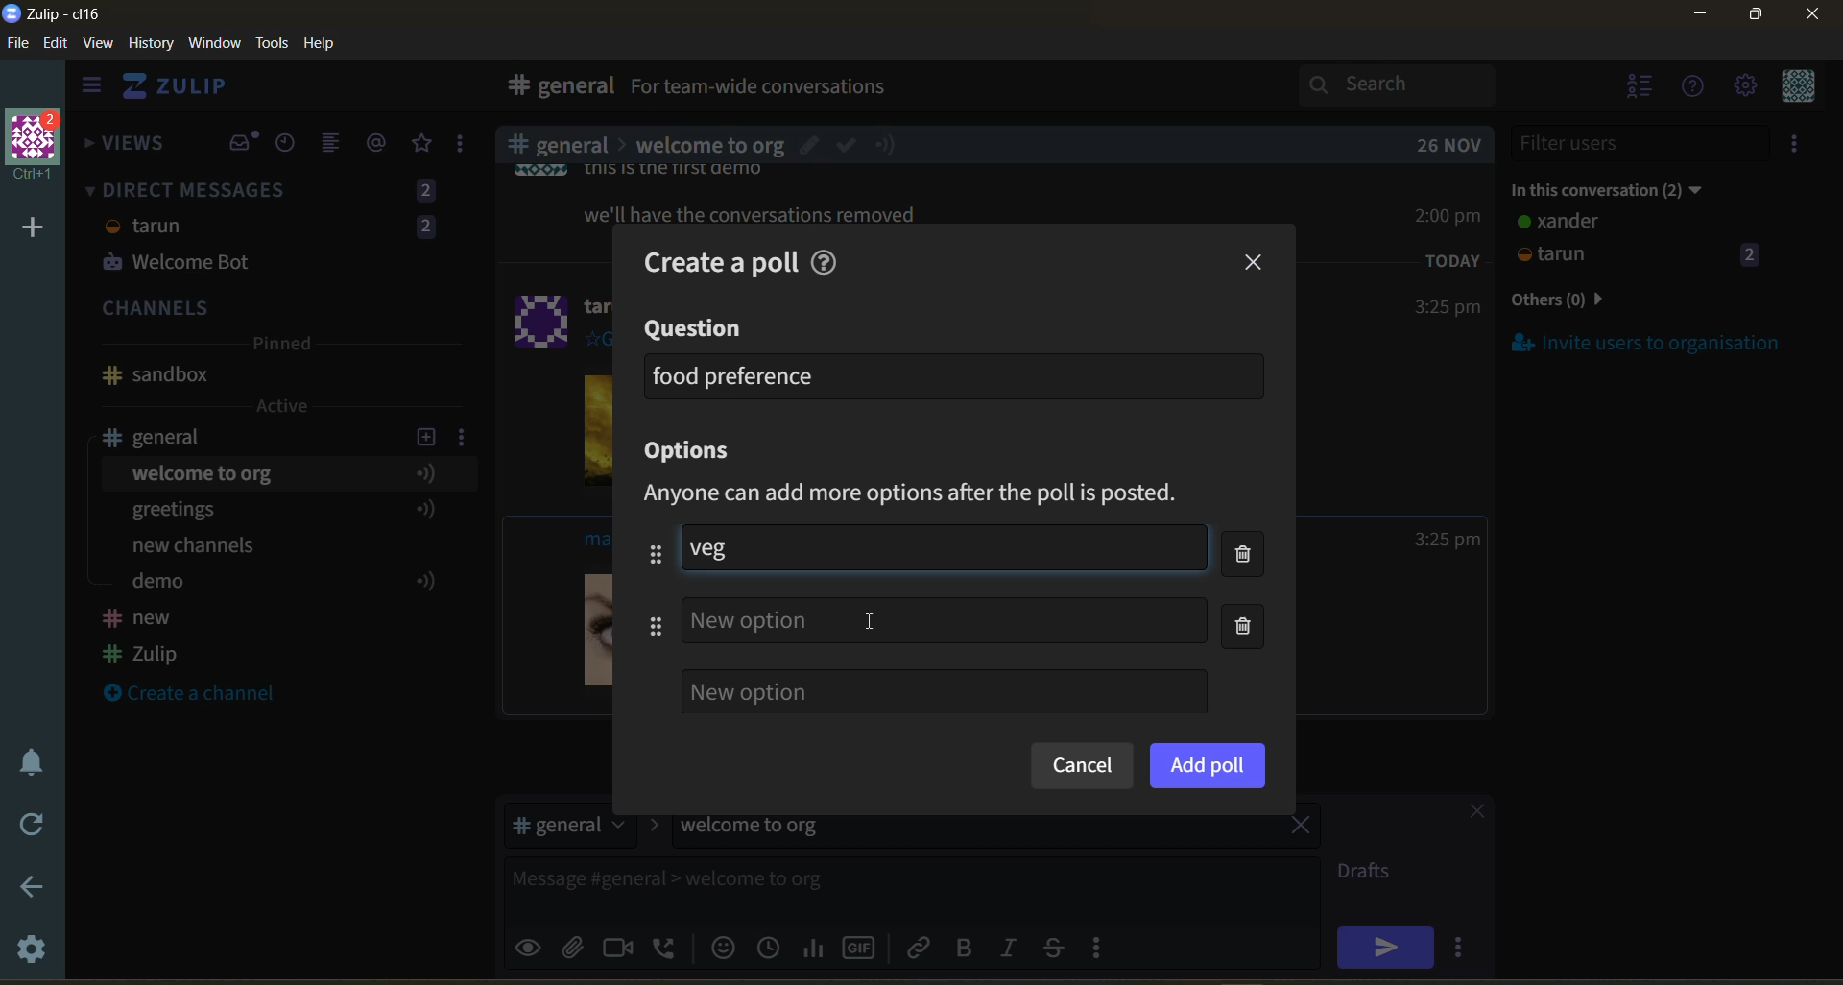  What do you see at coordinates (1814, 20) in the screenshot?
I see `close` at bounding box center [1814, 20].